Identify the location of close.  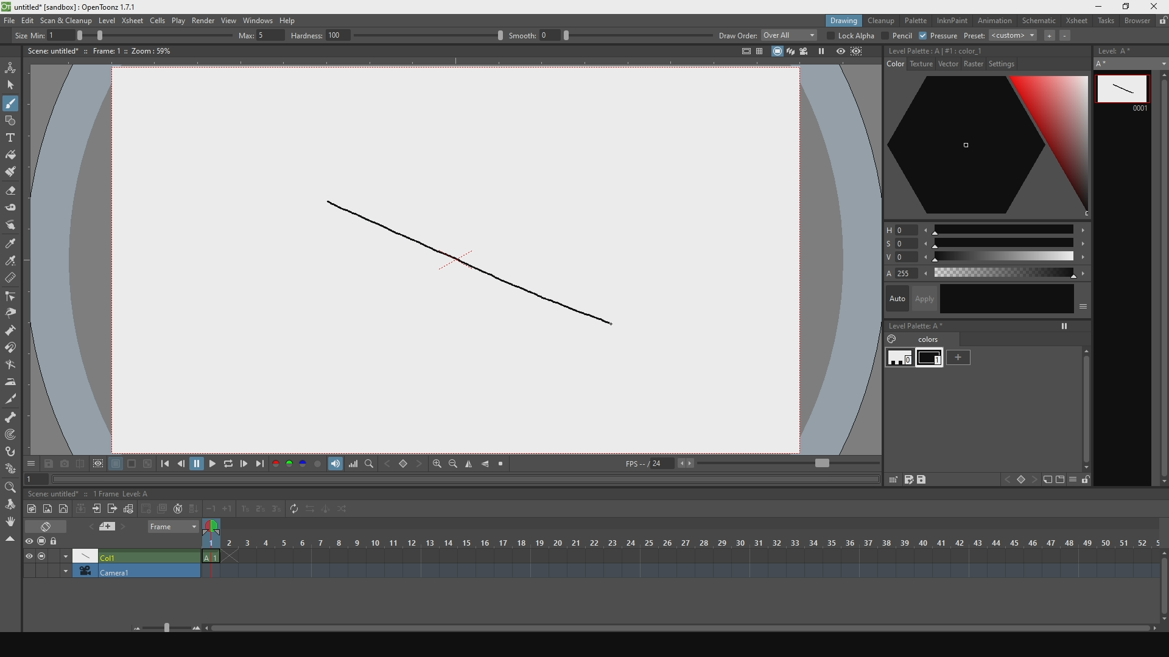
(12, 539).